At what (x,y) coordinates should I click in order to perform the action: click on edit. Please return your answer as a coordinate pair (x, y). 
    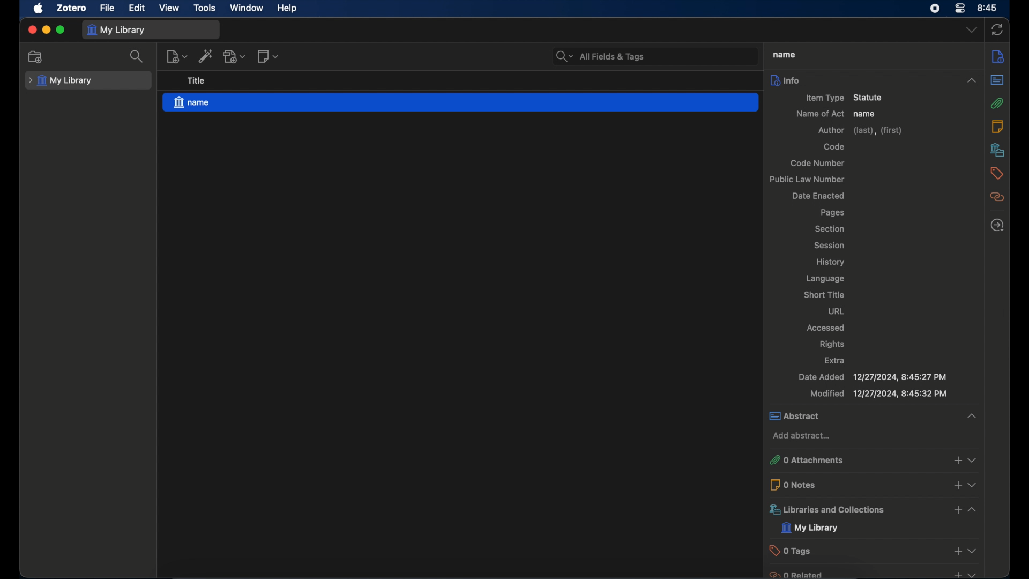
    Looking at the image, I should click on (136, 9).